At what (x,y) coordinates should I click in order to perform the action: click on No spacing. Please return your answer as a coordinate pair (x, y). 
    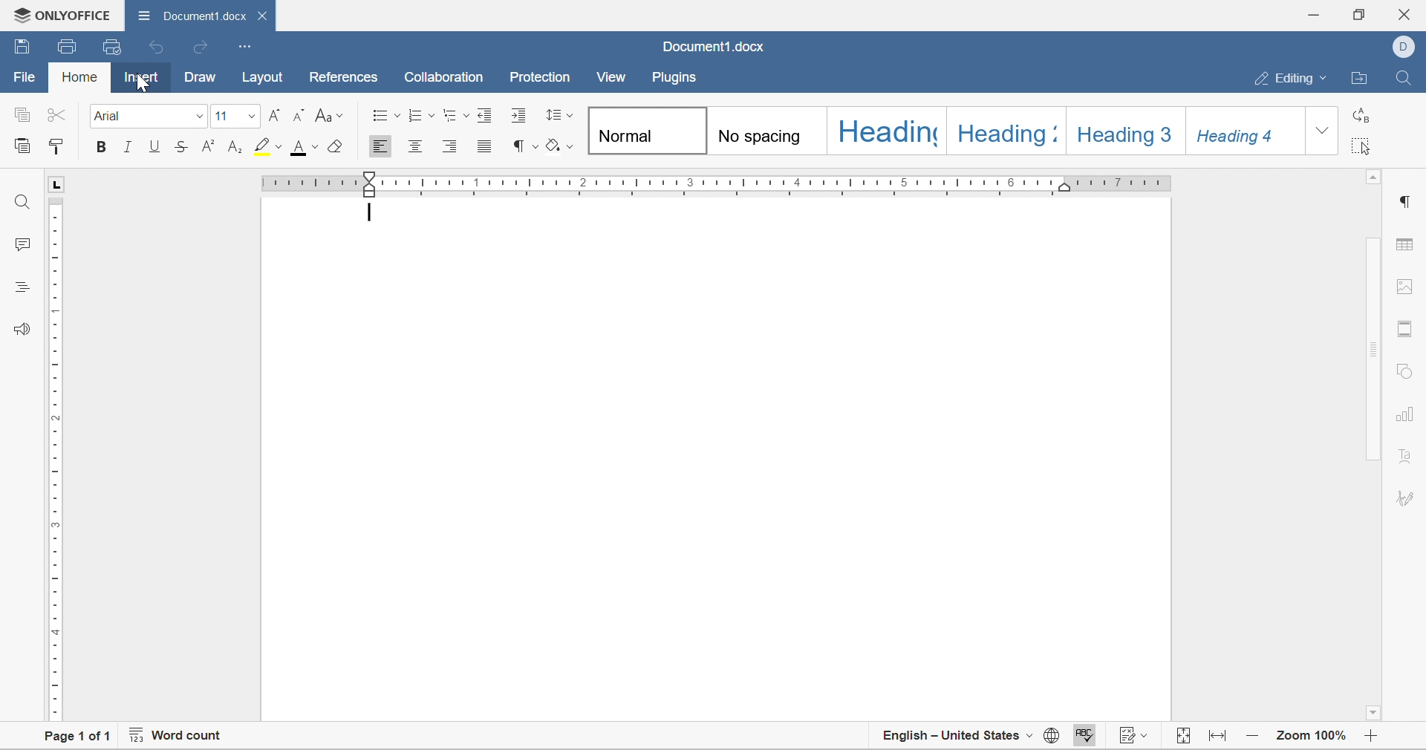
    Looking at the image, I should click on (769, 132).